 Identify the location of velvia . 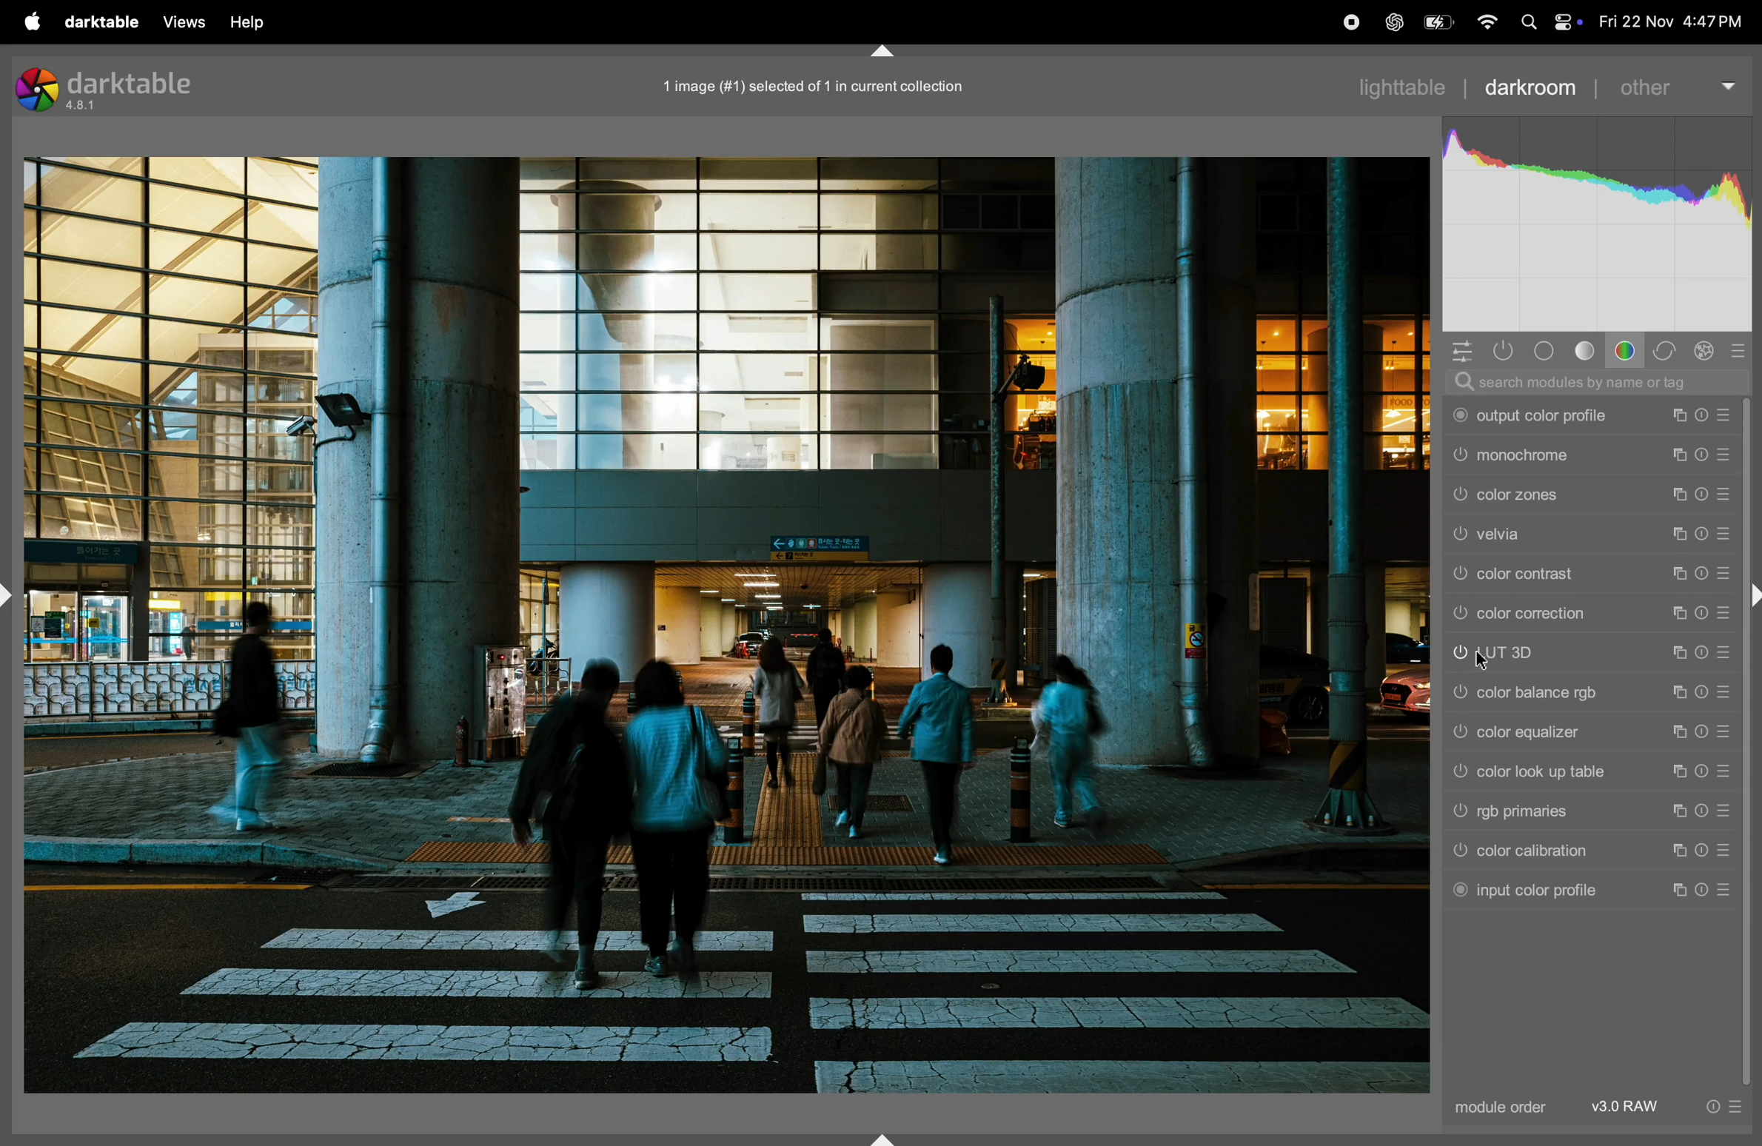
(1569, 533).